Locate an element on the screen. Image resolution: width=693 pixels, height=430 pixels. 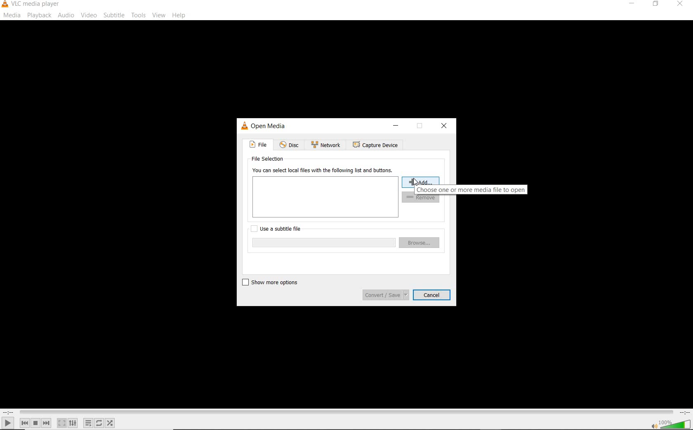
mute/unmute is located at coordinates (653, 425).